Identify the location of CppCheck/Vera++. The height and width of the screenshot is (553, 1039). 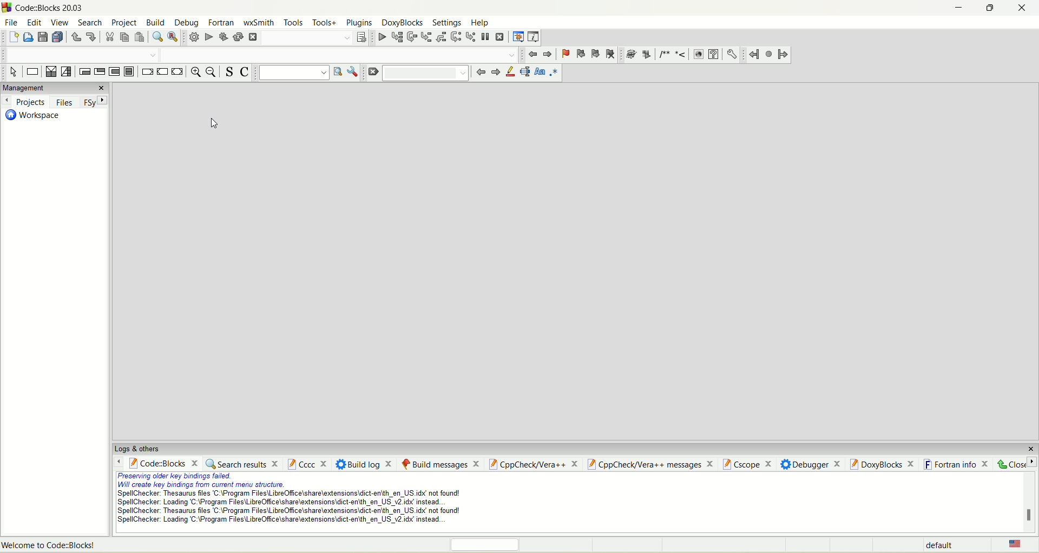
(532, 465).